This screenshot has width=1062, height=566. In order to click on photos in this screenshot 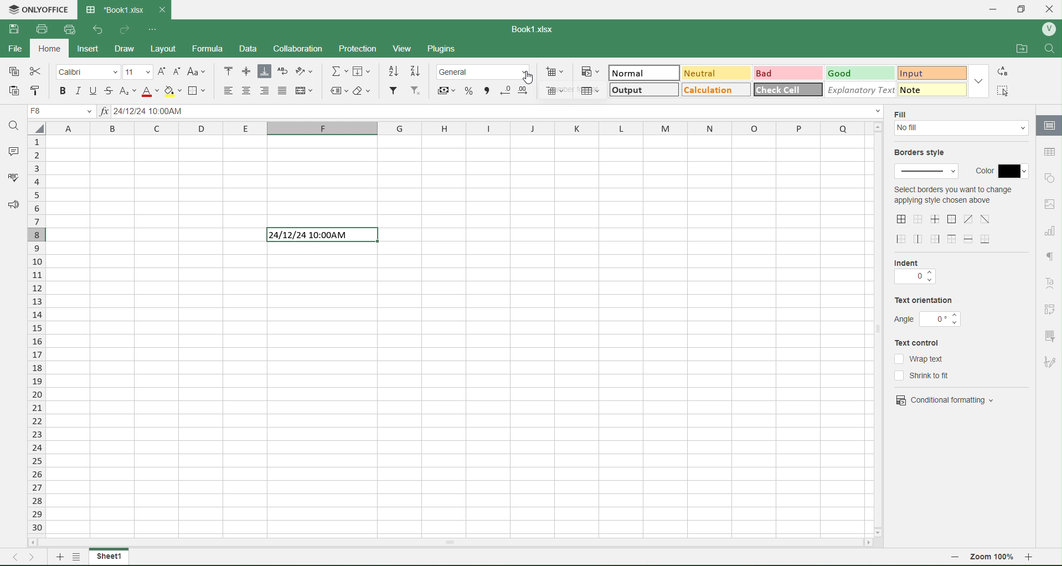, I will do `click(1050, 204)`.